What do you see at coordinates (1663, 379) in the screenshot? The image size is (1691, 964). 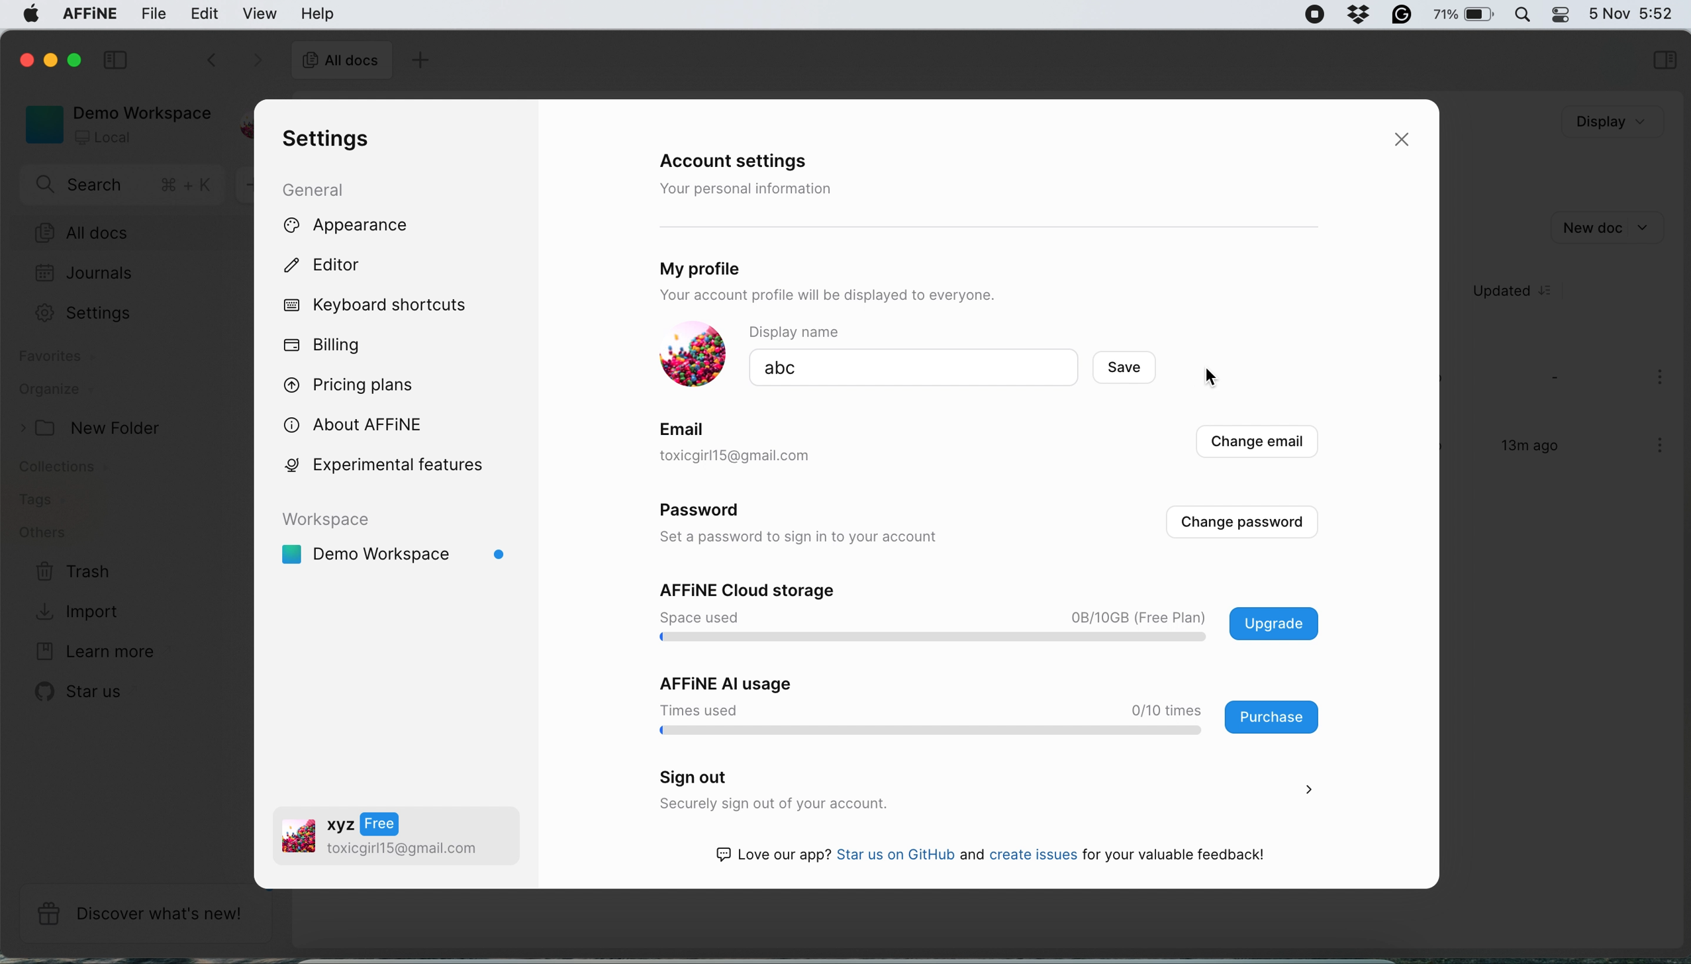 I see `more options` at bounding box center [1663, 379].